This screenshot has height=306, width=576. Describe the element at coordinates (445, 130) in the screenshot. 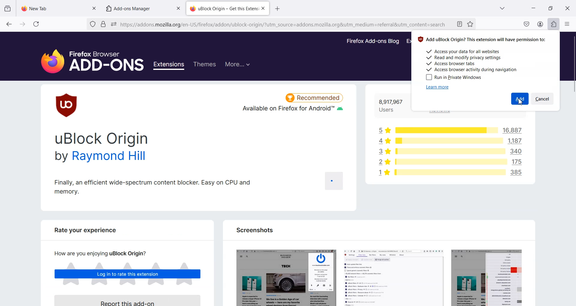

I see `rating bar` at that location.